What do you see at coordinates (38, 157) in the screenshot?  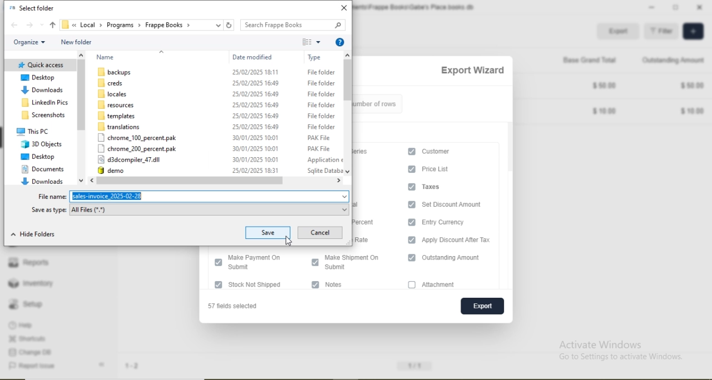 I see `Desktop` at bounding box center [38, 157].